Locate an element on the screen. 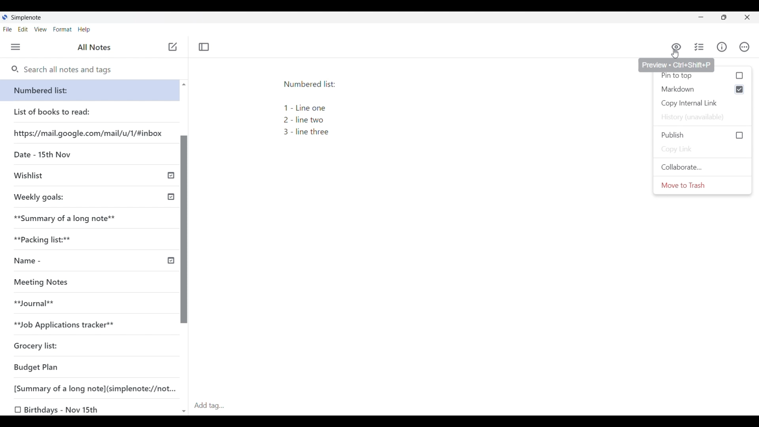  Birthdays - Nov 15th is located at coordinates (65, 409).